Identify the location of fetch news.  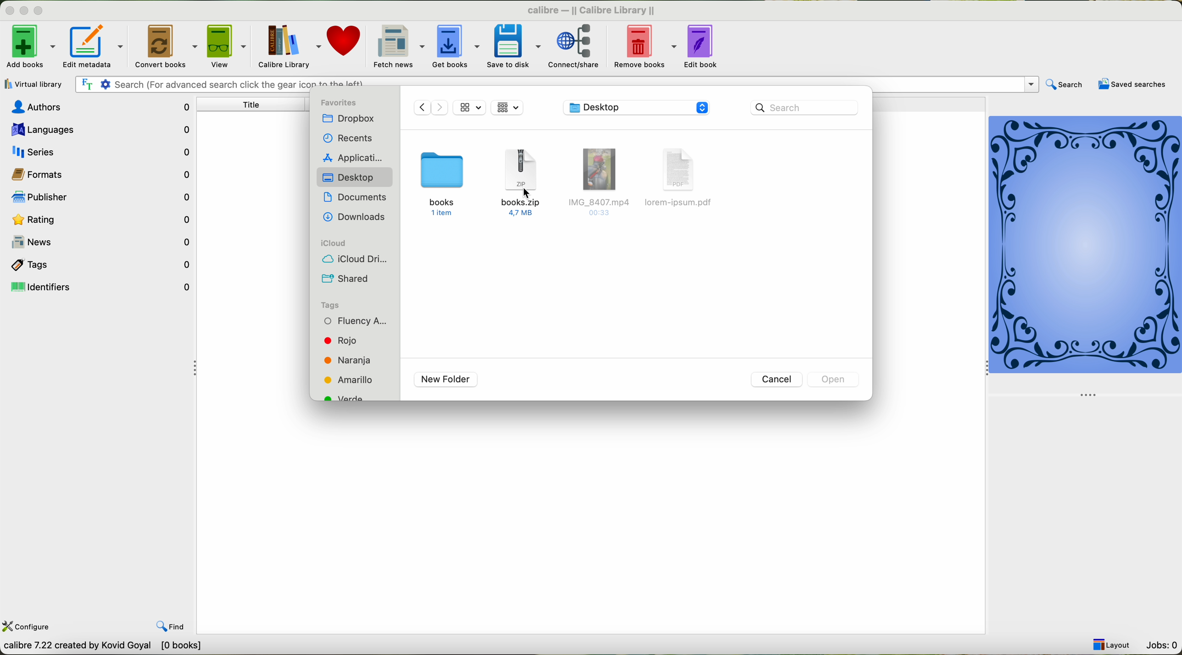
(400, 46).